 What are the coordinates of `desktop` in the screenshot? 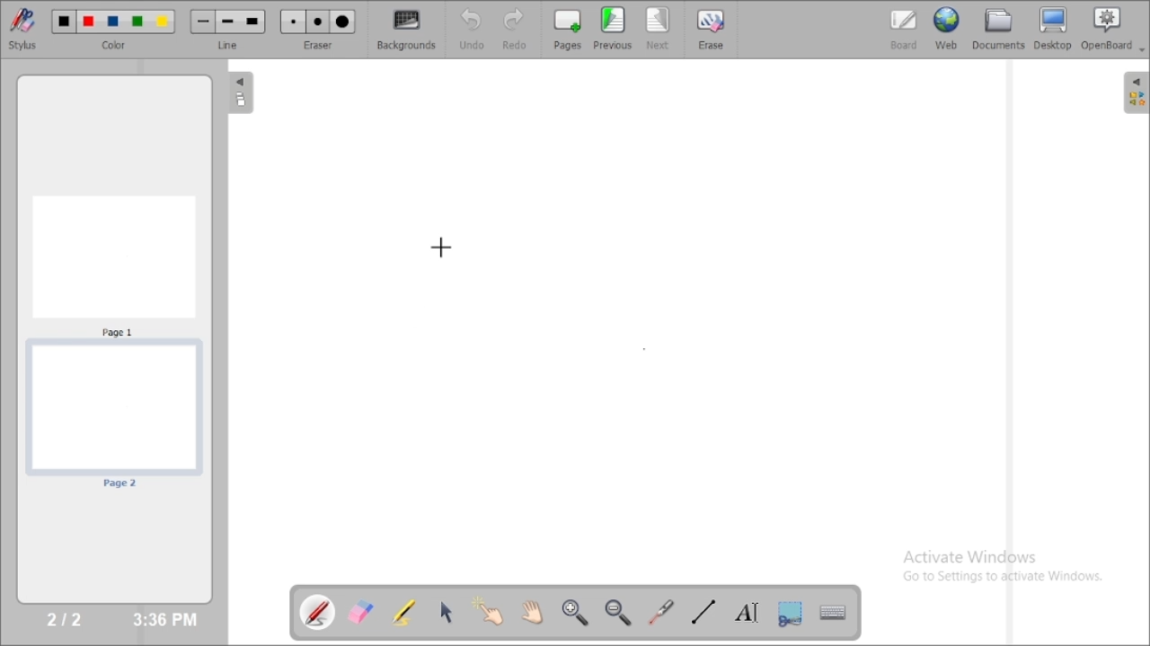 It's located at (1054, 29).